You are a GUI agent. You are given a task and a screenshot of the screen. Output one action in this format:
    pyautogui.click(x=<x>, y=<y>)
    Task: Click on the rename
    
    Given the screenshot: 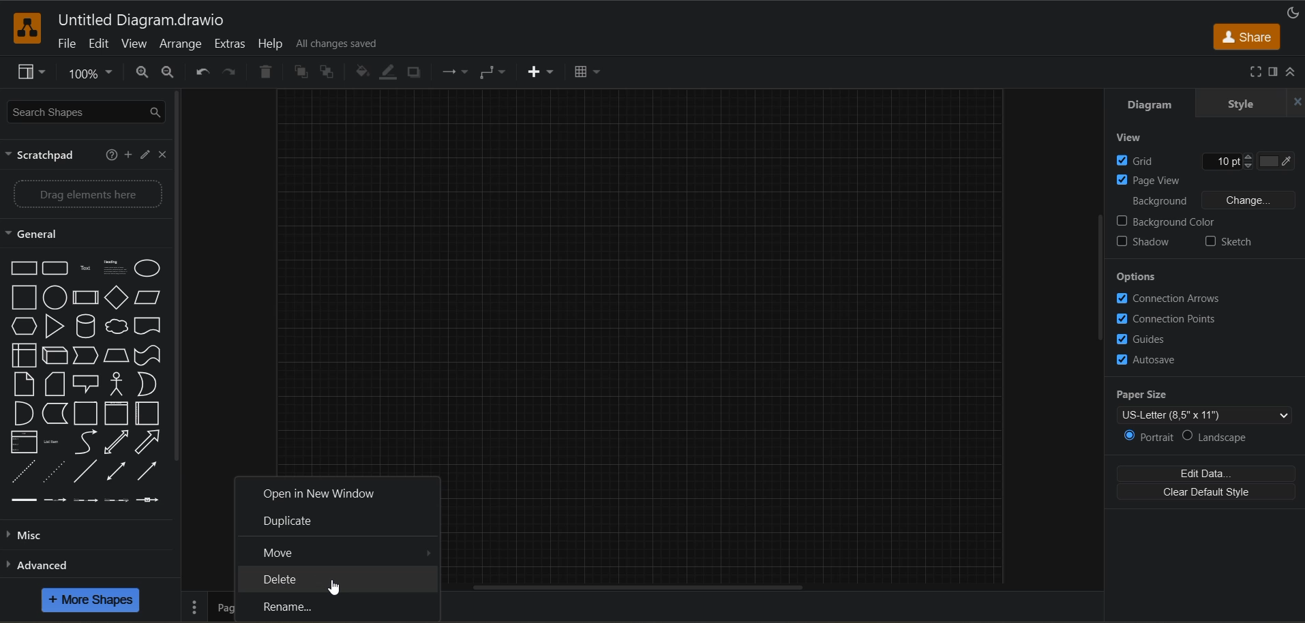 What is the action you would take?
    pyautogui.click(x=296, y=607)
    